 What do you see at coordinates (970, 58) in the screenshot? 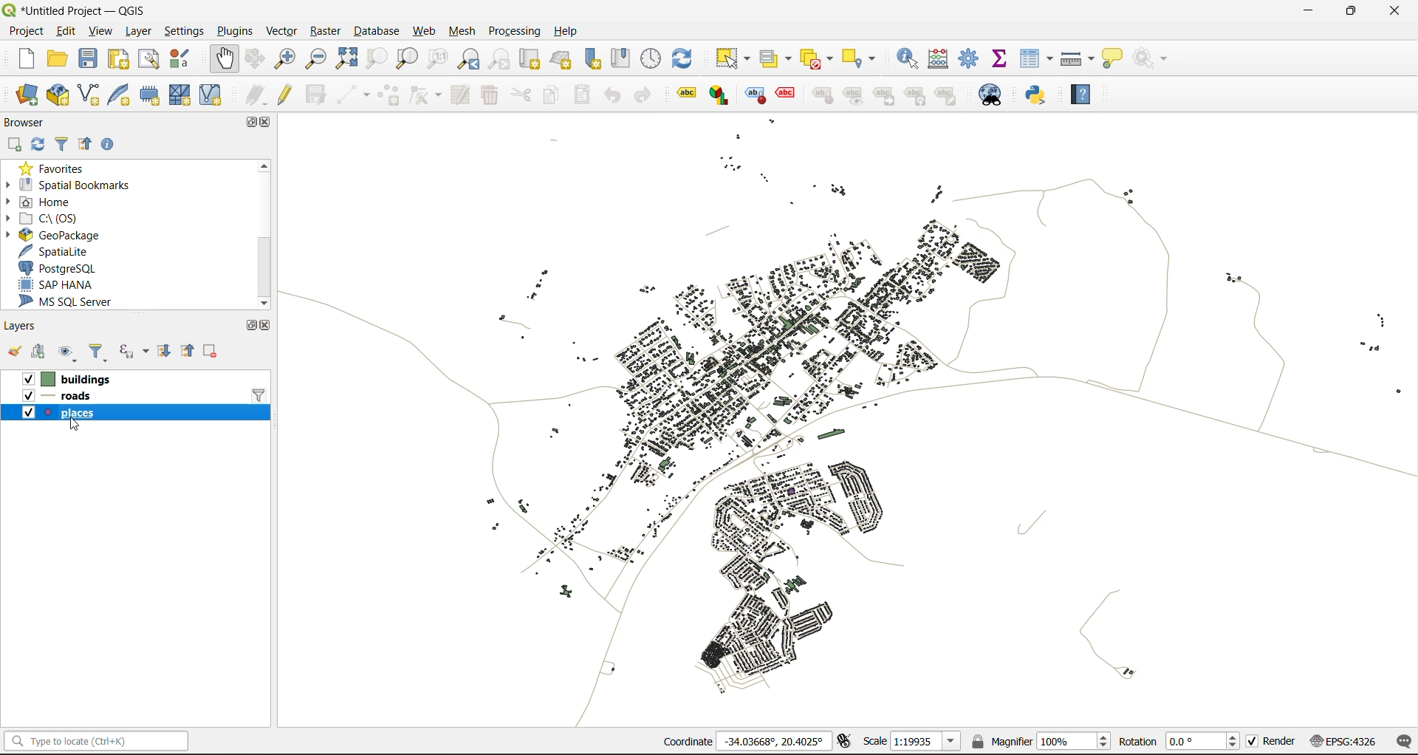
I see `toolbox` at bounding box center [970, 58].